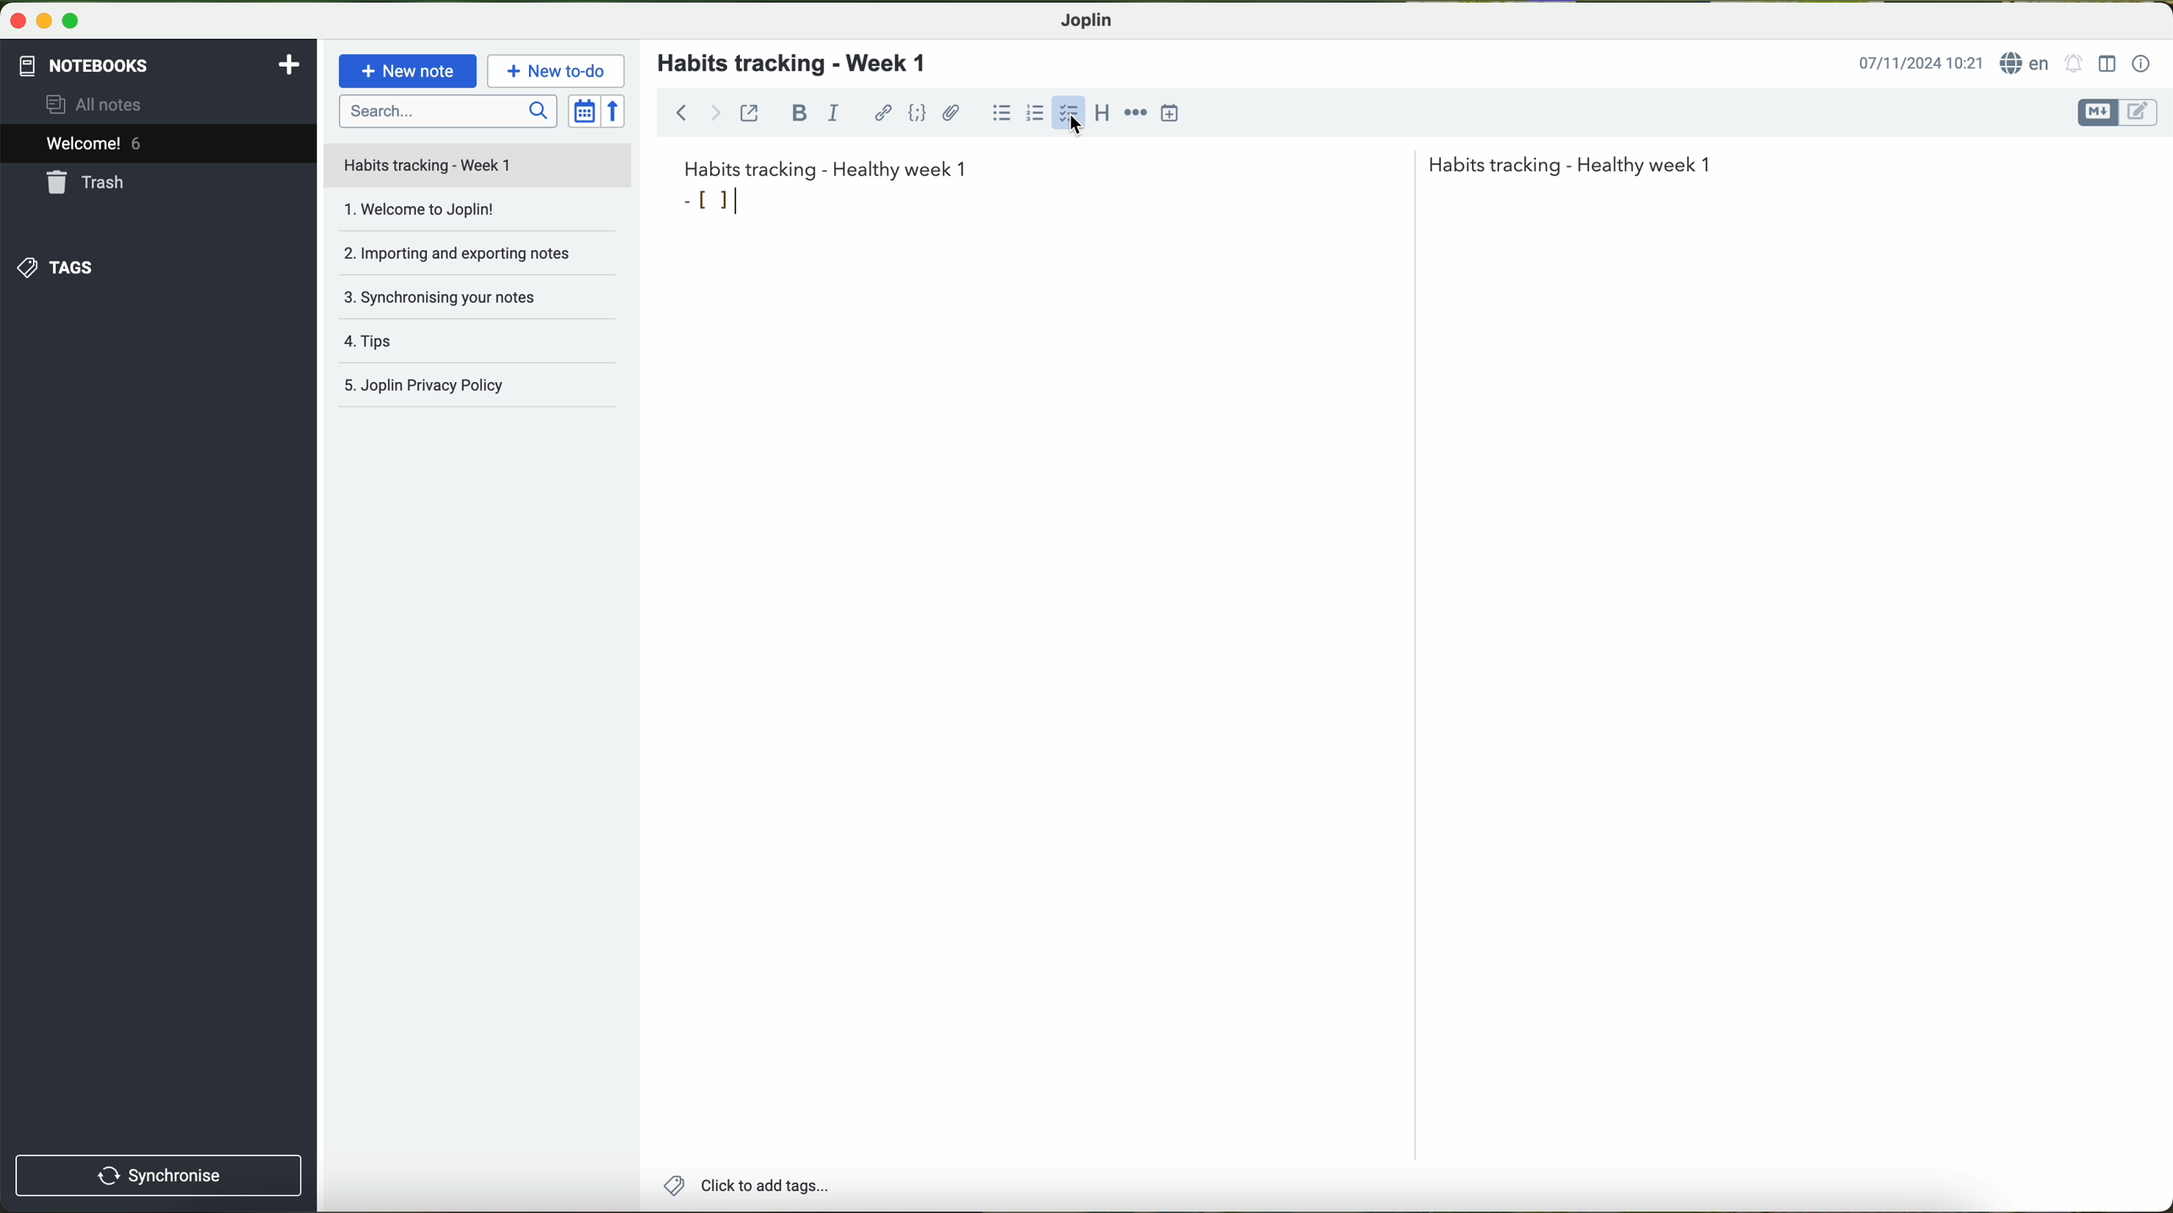 The width and height of the screenshot is (2173, 1213). I want to click on welcome to Joplin, so click(476, 217).